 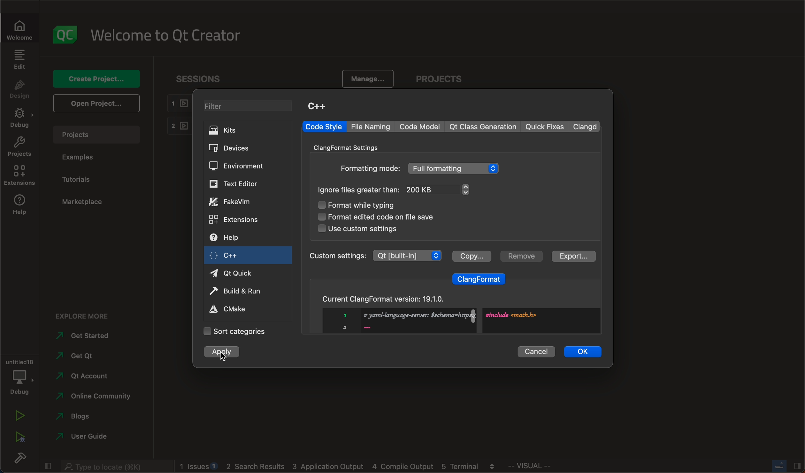 What do you see at coordinates (81, 358) in the screenshot?
I see `qt` at bounding box center [81, 358].